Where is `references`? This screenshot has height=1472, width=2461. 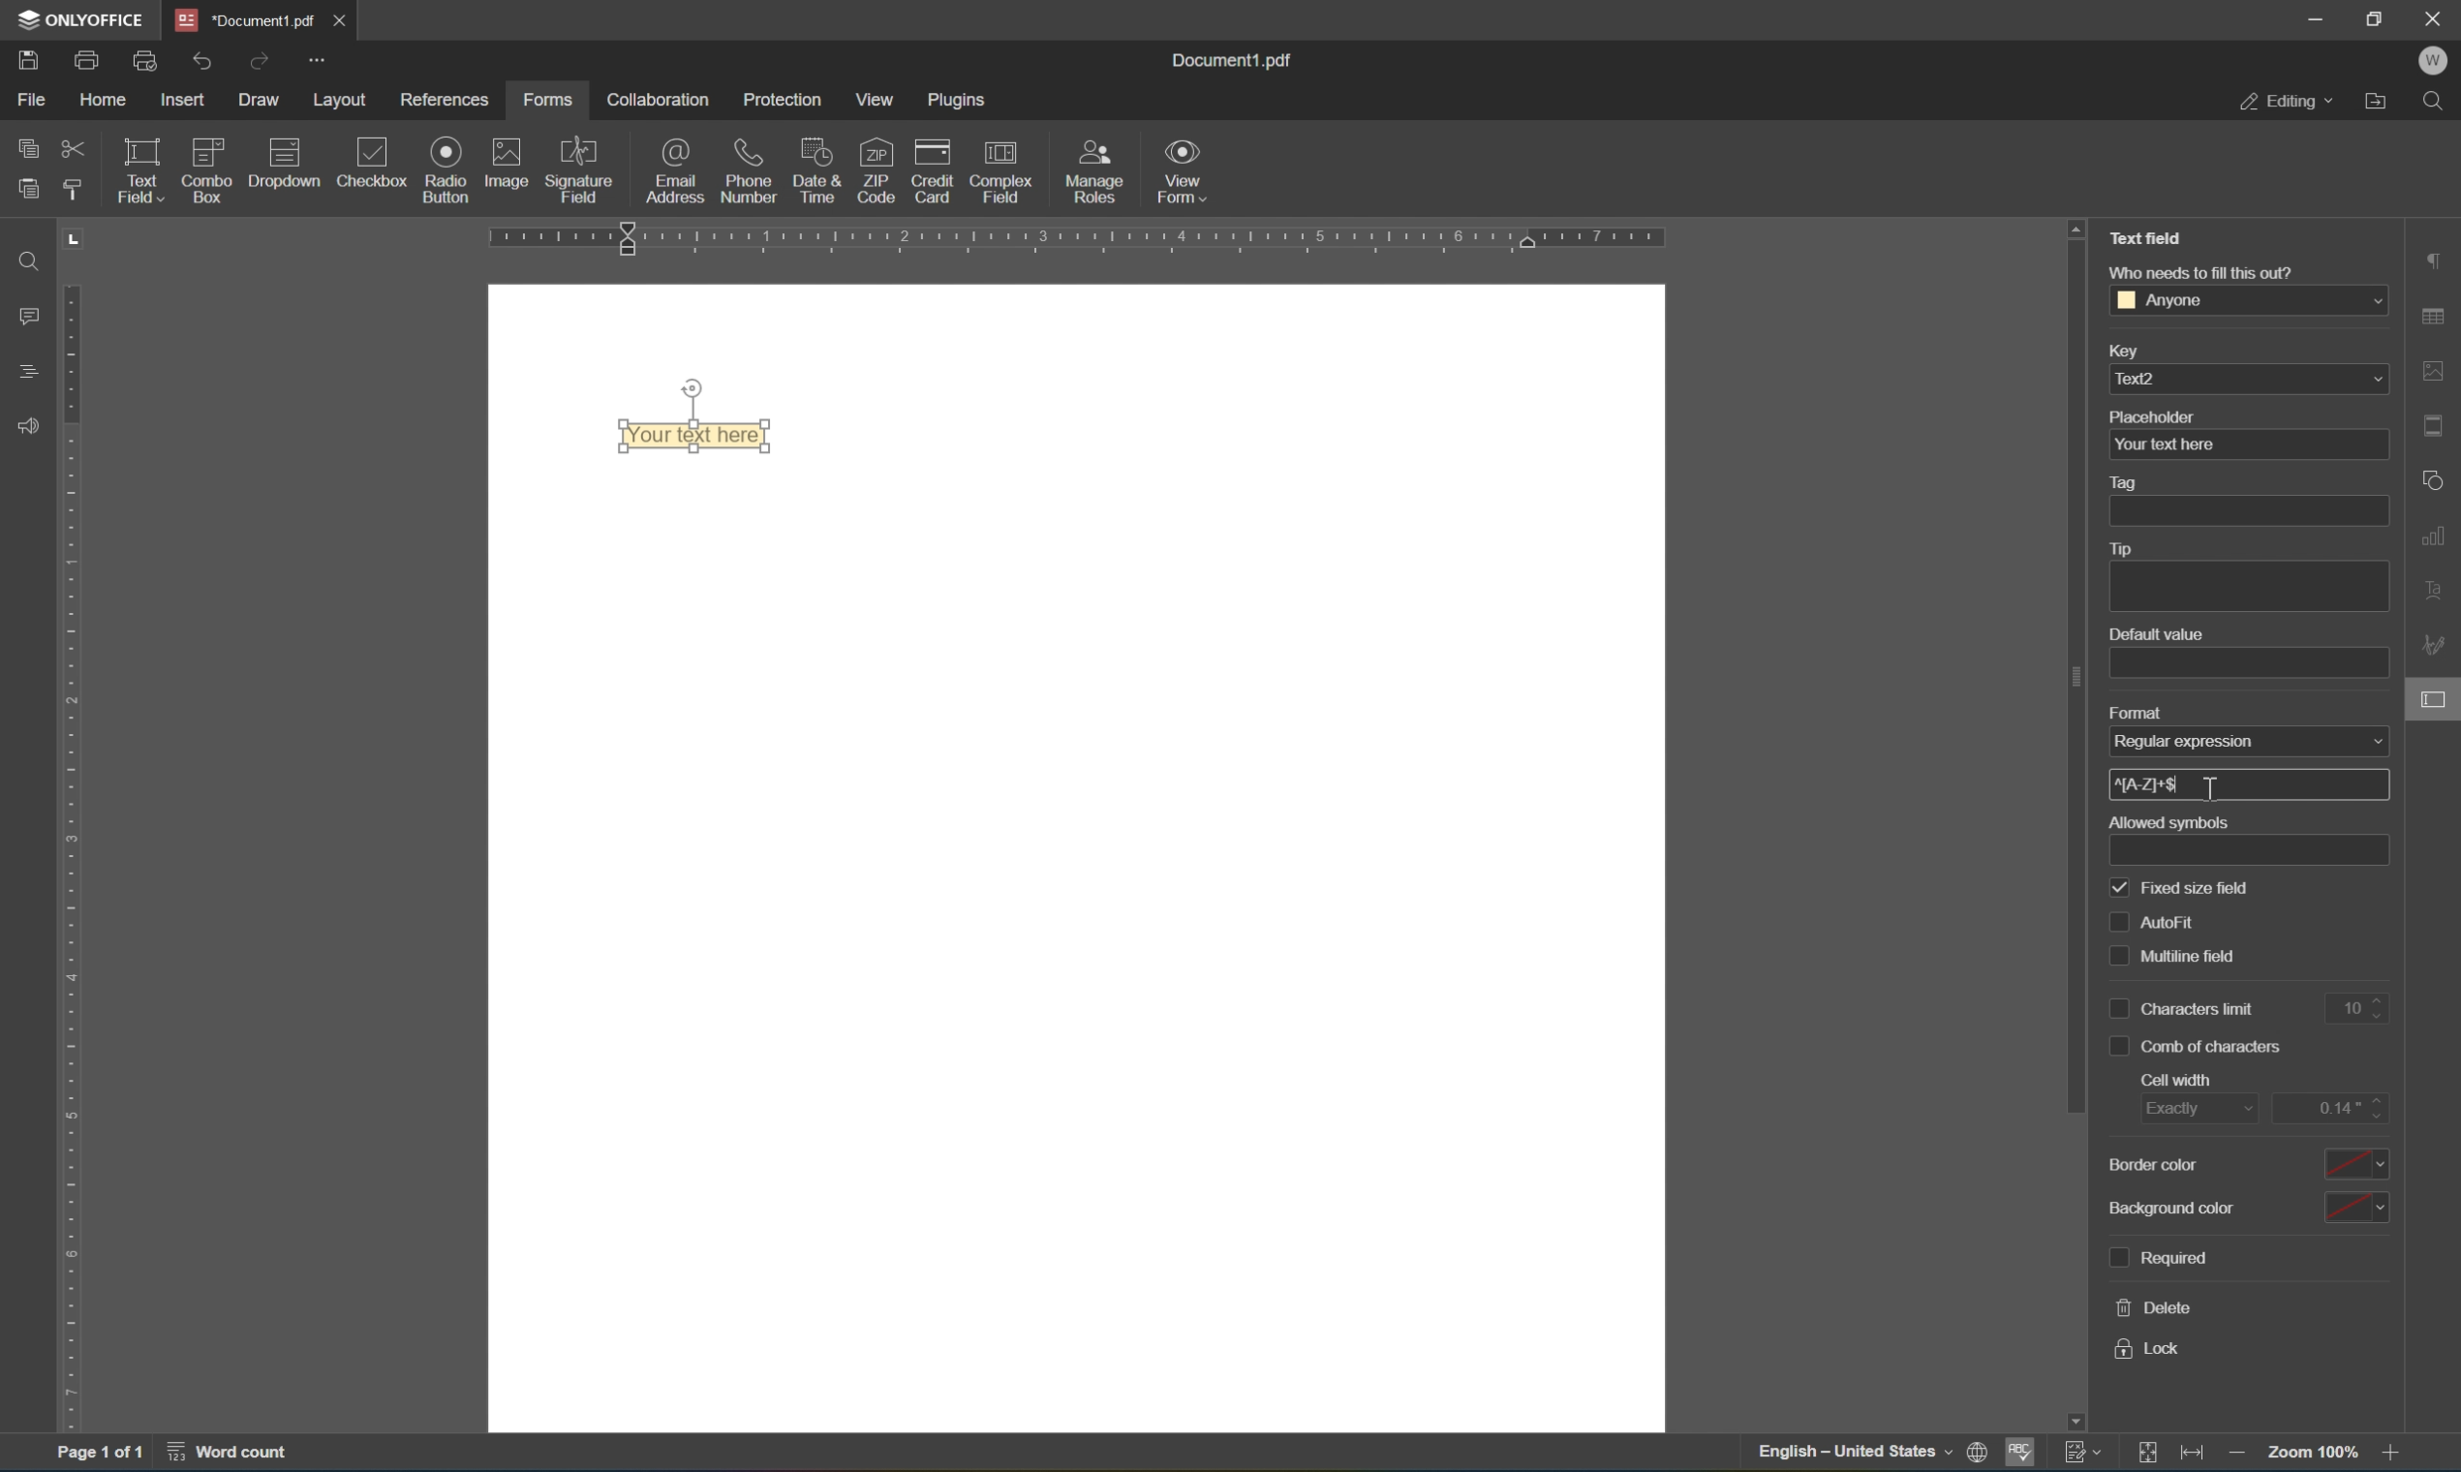
references is located at coordinates (450, 99).